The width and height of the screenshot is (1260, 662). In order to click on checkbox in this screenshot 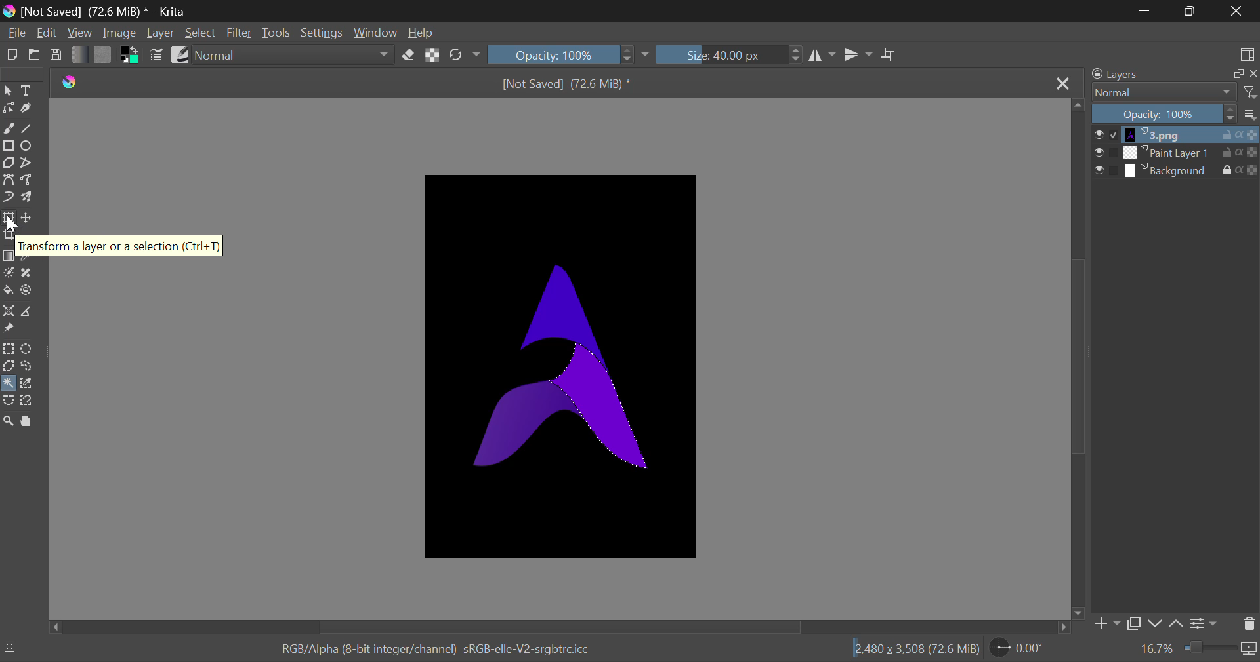, I will do `click(1104, 171)`.